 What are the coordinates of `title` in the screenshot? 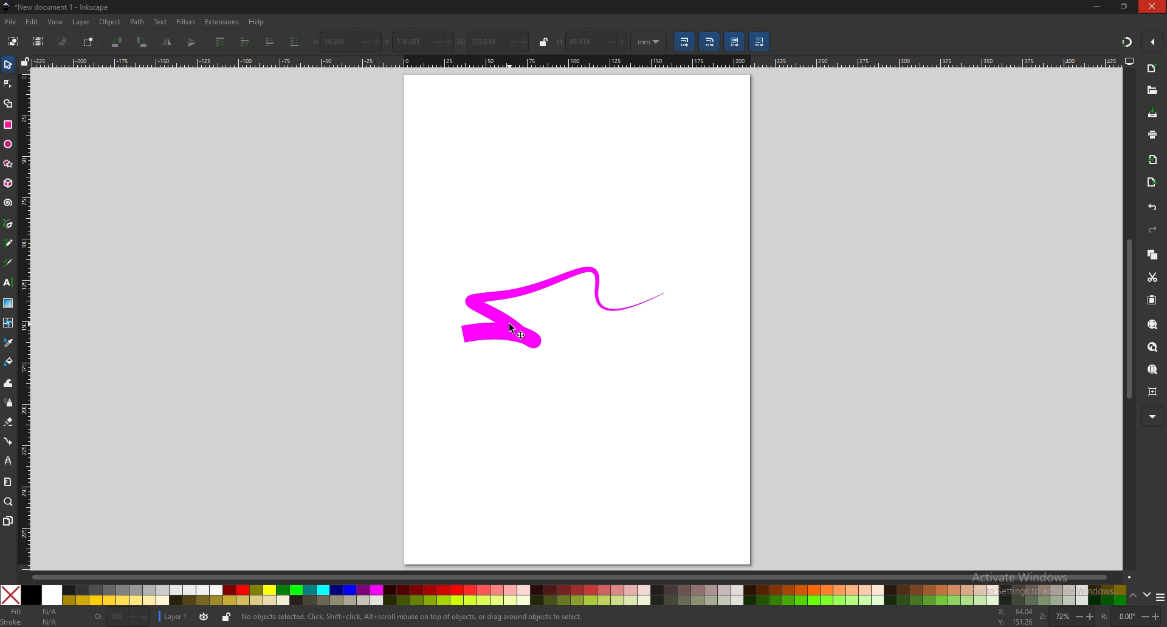 It's located at (58, 8).